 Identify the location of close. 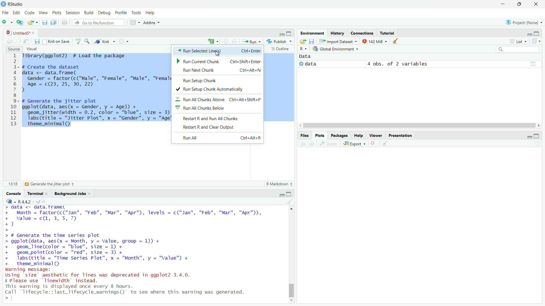
(91, 193).